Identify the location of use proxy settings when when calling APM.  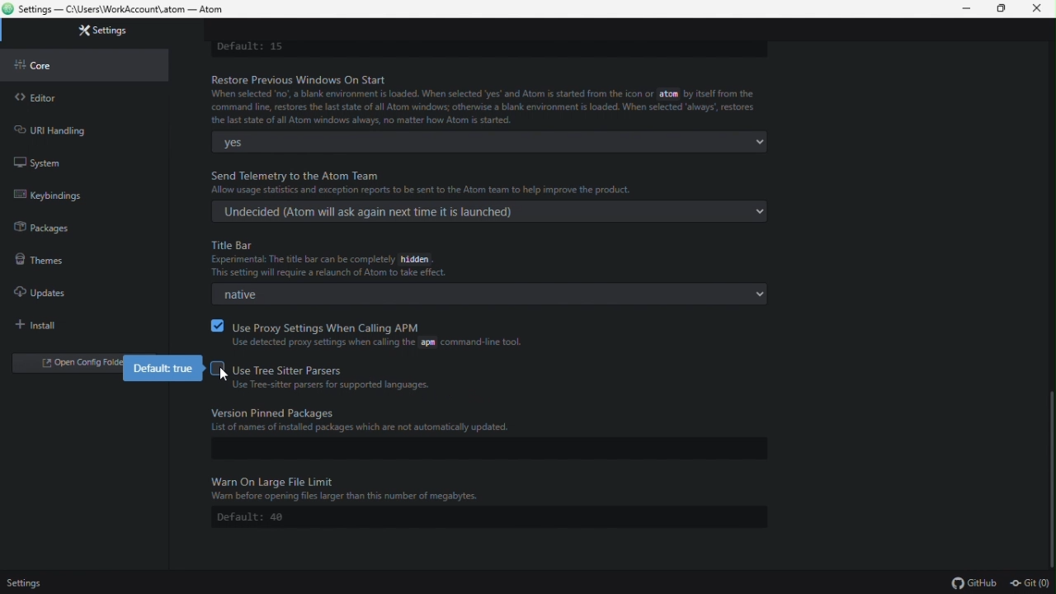
(381, 334).